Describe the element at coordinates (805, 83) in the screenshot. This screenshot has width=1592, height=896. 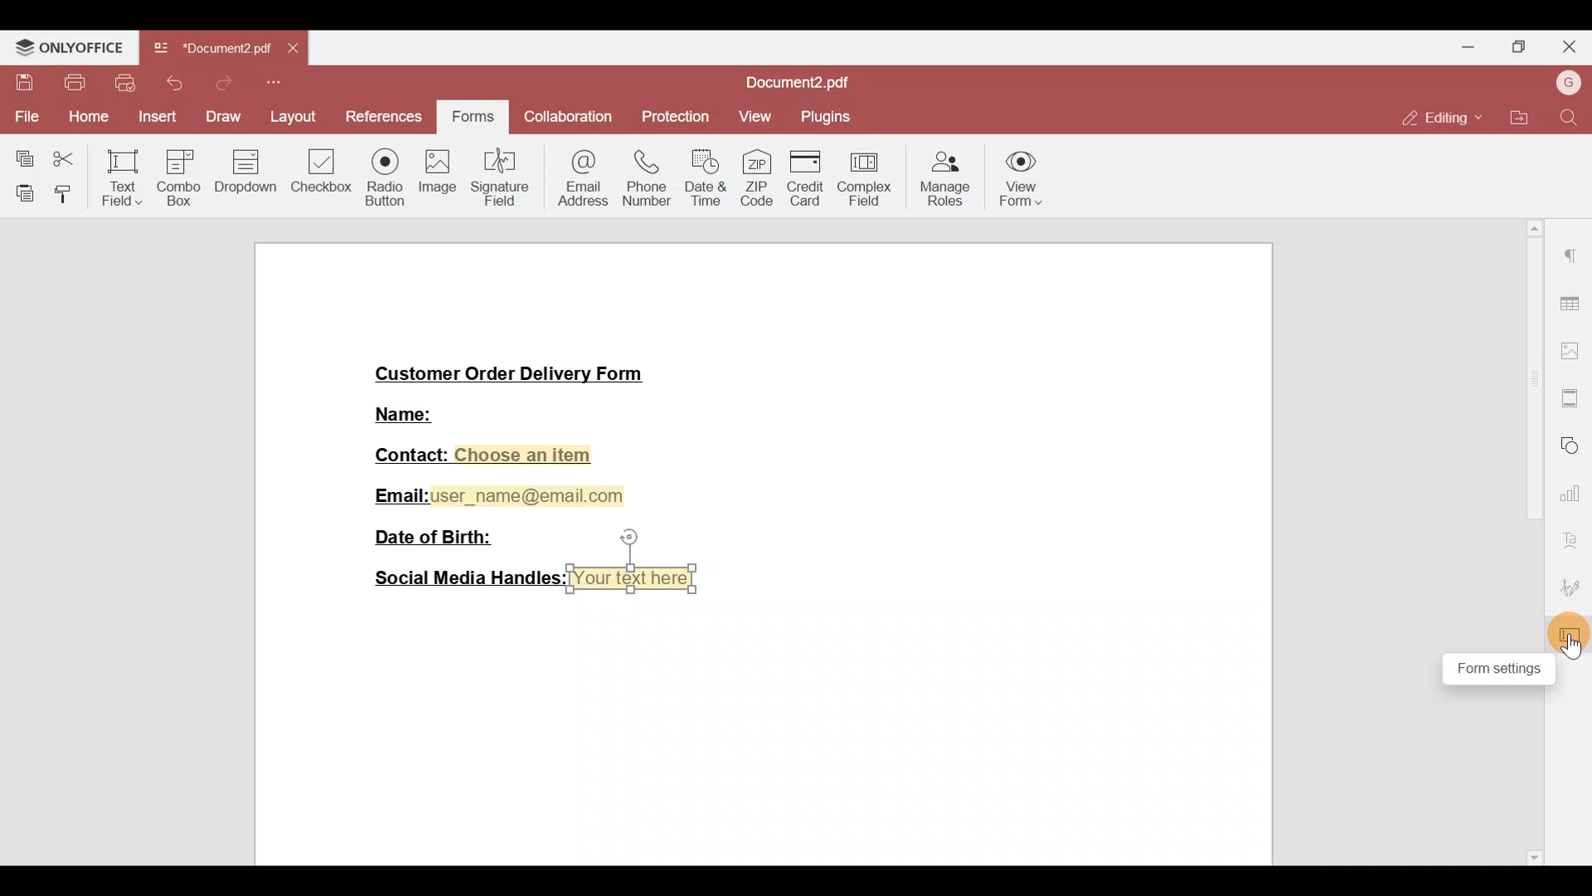
I see `Document2.pdf` at that location.